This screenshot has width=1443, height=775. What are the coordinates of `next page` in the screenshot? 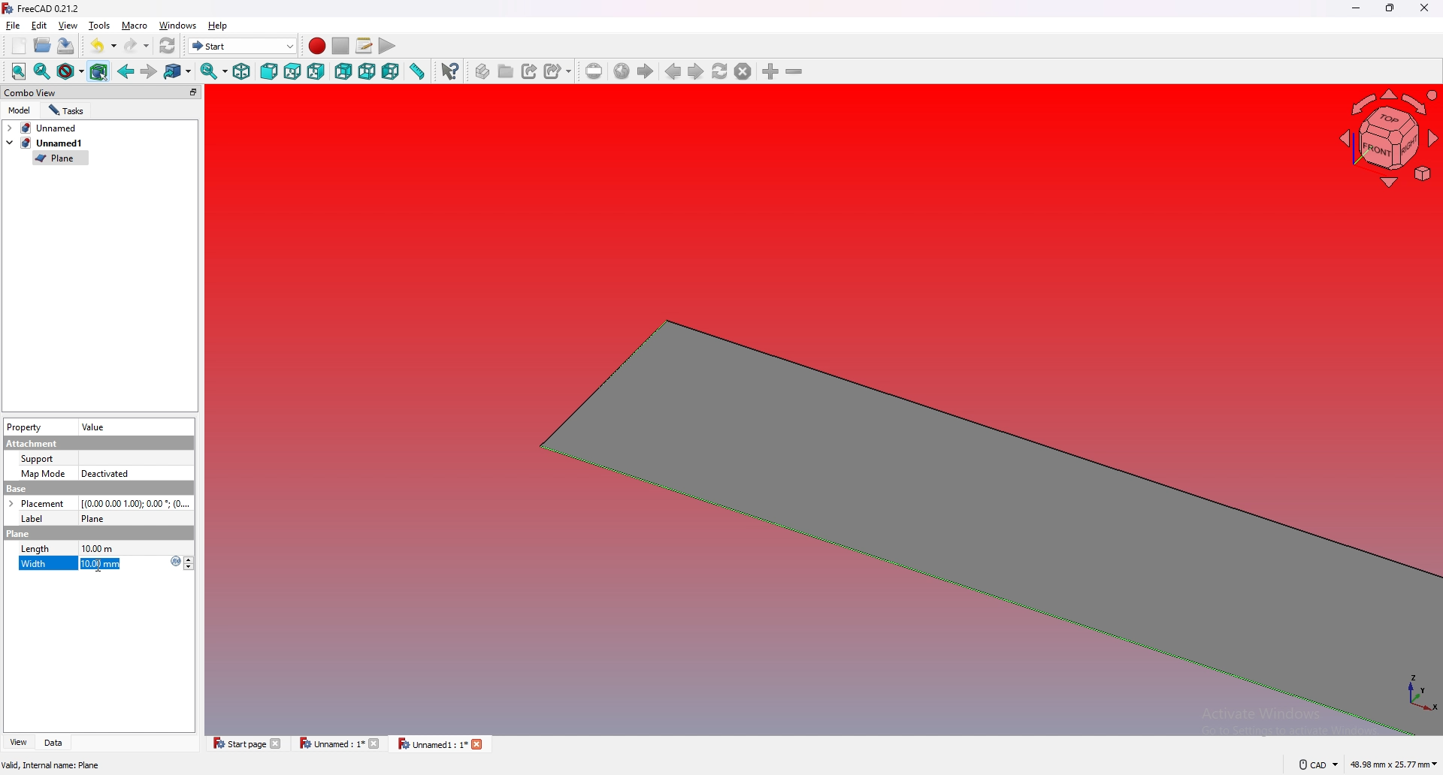 It's located at (697, 72).